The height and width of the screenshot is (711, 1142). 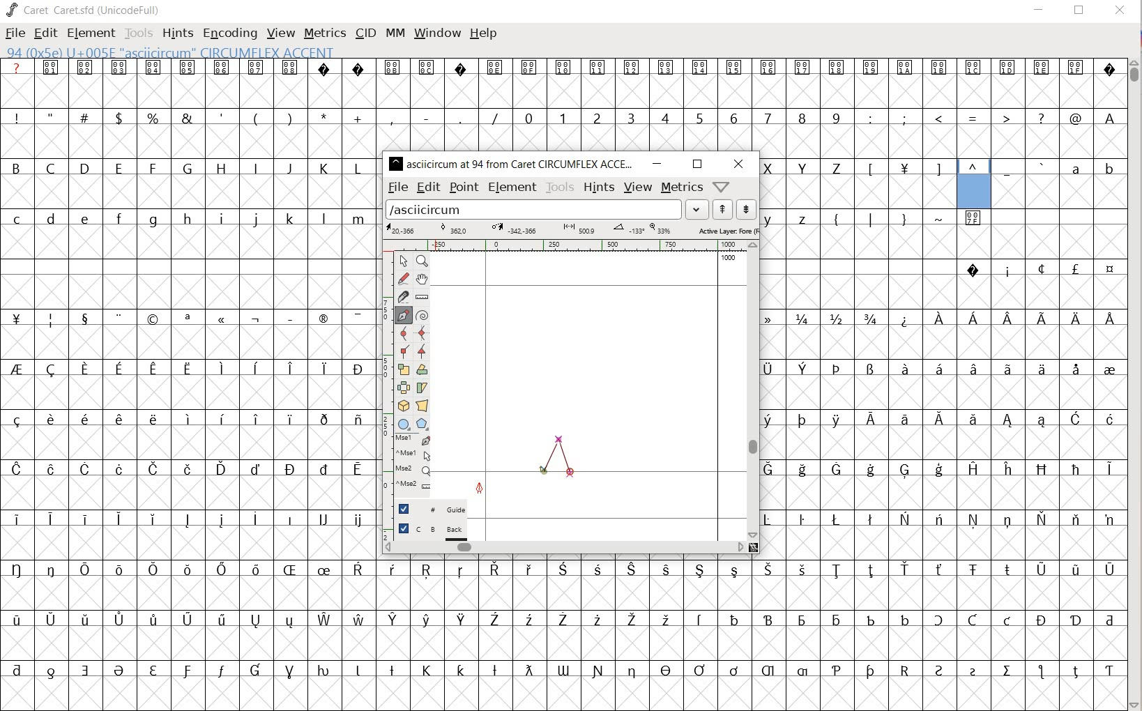 I want to click on 94 0xSe U+00SE "asciicircum CIRCUMFLEX ACCENT, so click(x=220, y=53).